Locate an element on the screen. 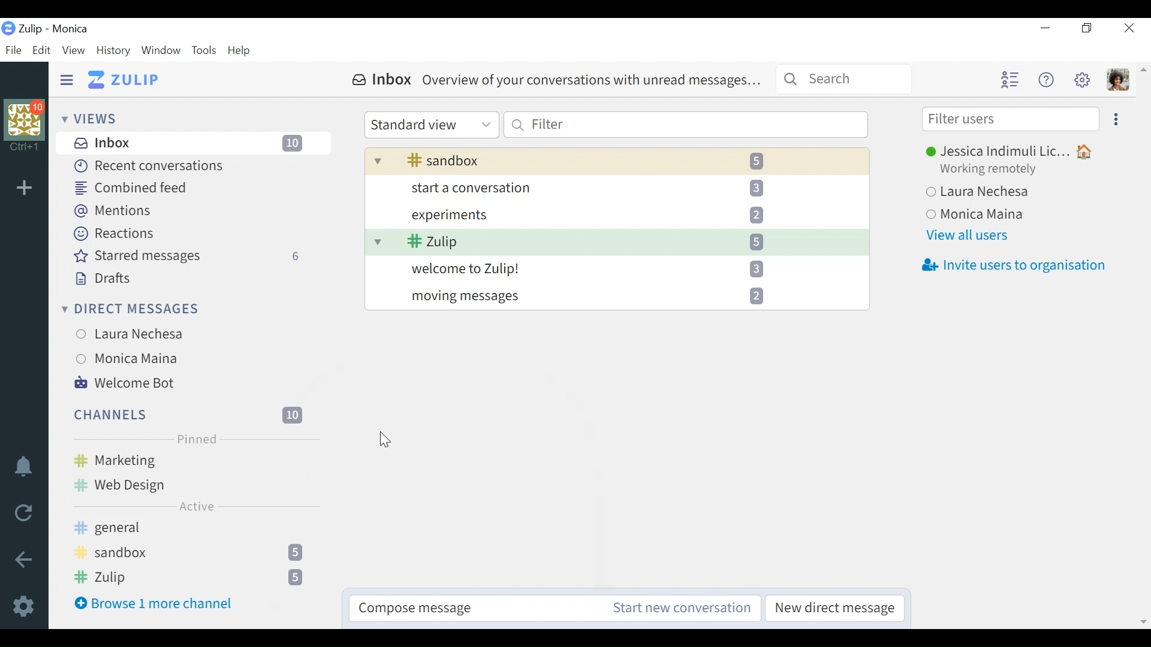 Image resolution: width=1151 pixels, height=647 pixels. Sandbox 5 is located at coordinates (614, 161).